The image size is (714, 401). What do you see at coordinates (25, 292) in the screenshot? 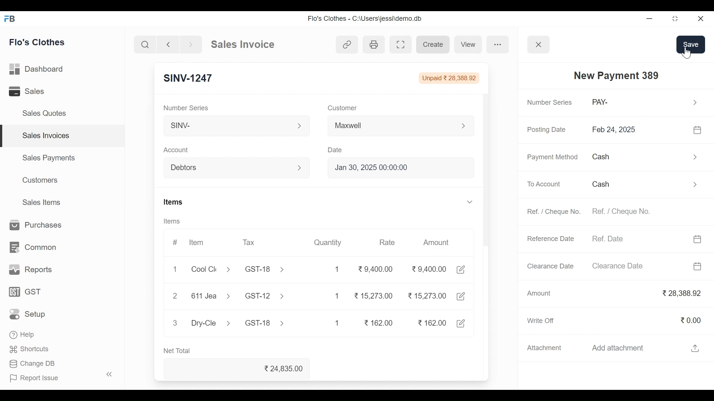
I see `GST` at bounding box center [25, 292].